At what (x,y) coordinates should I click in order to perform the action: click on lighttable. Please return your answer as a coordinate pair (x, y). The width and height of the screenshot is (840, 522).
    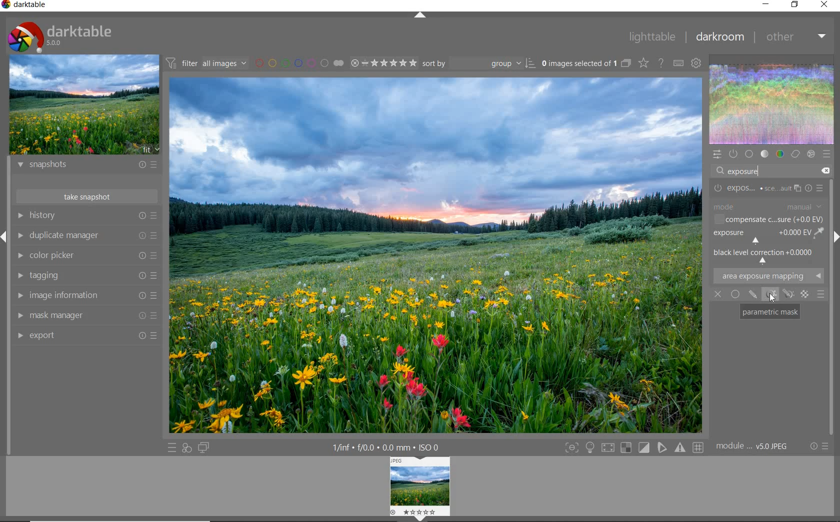
    Looking at the image, I should click on (653, 38).